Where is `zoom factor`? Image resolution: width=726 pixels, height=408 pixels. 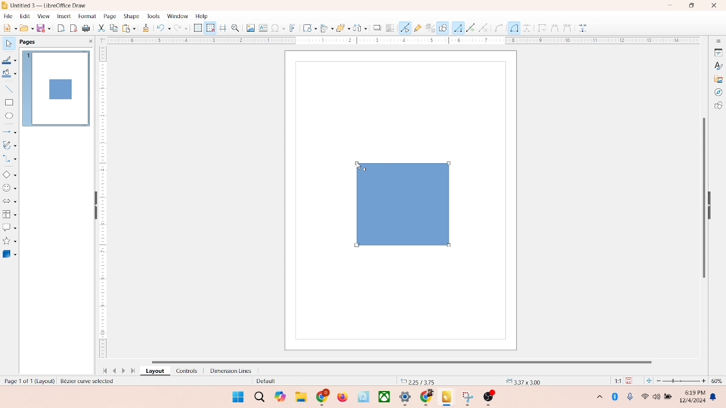
zoom factor is located at coordinates (682, 381).